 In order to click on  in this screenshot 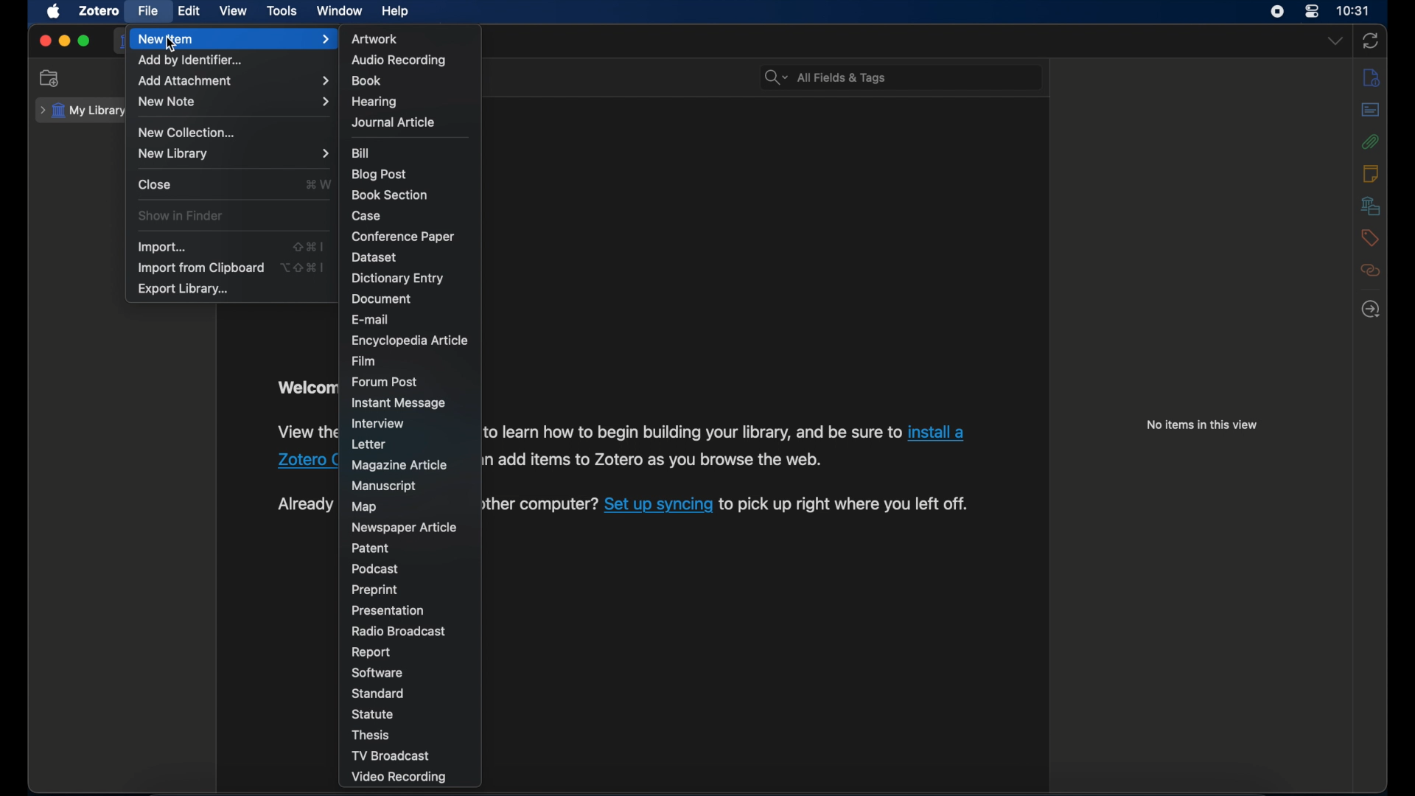, I will do `click(658, 461)`.